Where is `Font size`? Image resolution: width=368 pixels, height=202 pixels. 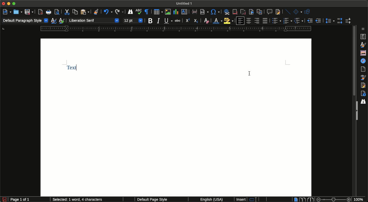
Font size is located at coordinates (133, 20).